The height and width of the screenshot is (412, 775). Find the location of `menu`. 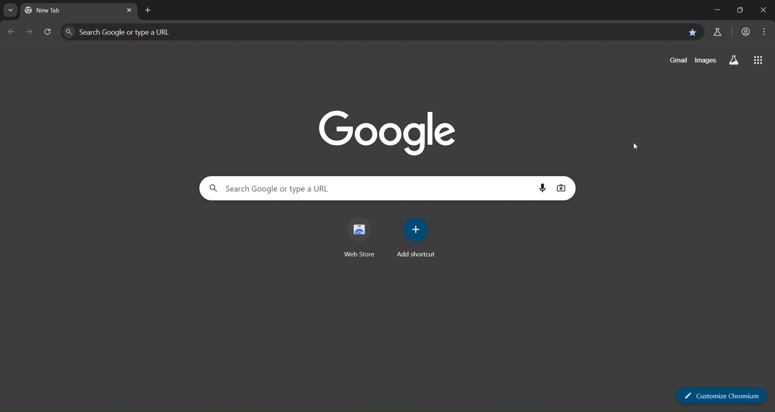

menu is located at coordinates (764, 32).